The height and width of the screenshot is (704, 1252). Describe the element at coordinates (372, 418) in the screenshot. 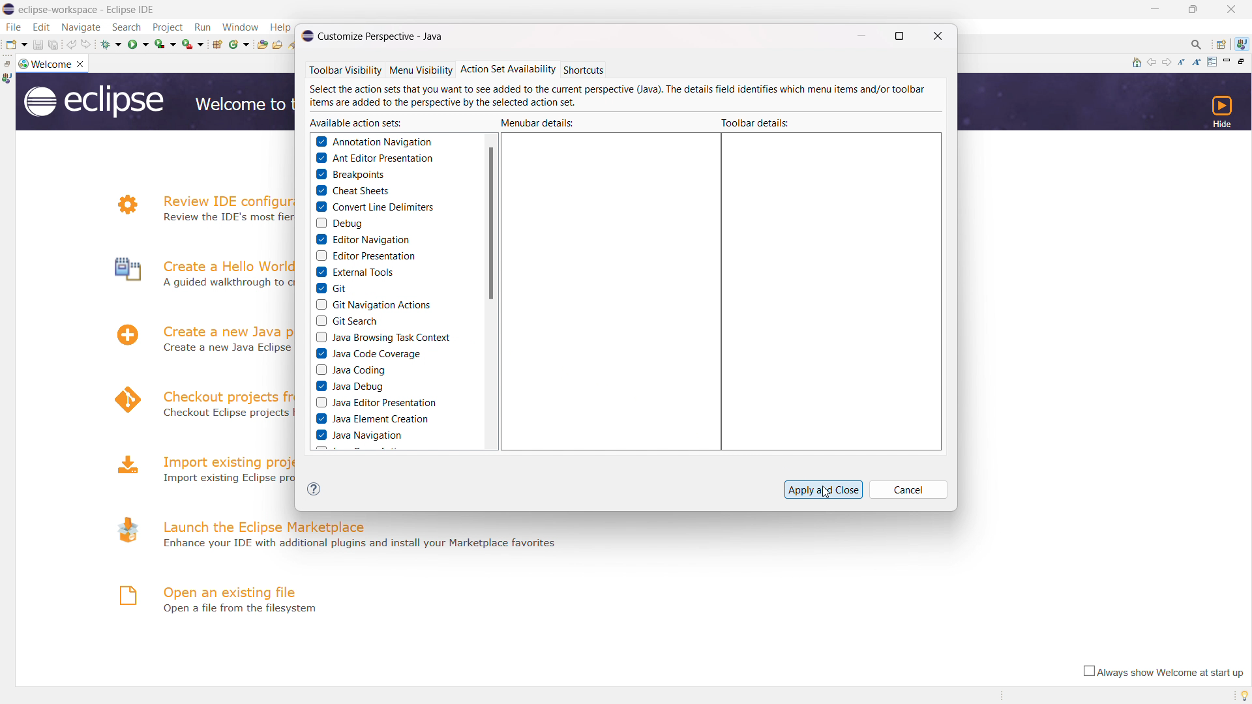

I see `java element creation` at that location.